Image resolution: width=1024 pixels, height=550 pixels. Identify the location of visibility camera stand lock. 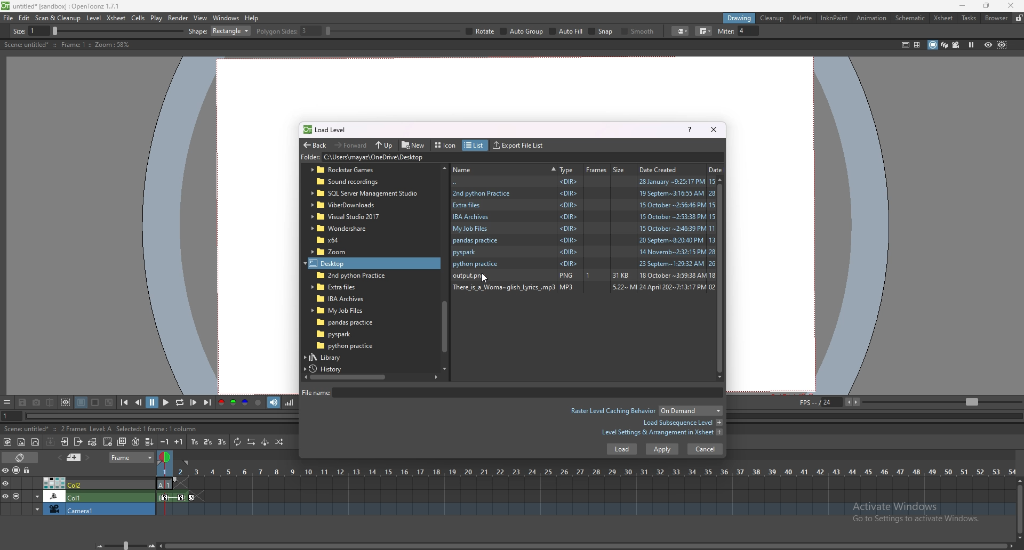
(18, 470).